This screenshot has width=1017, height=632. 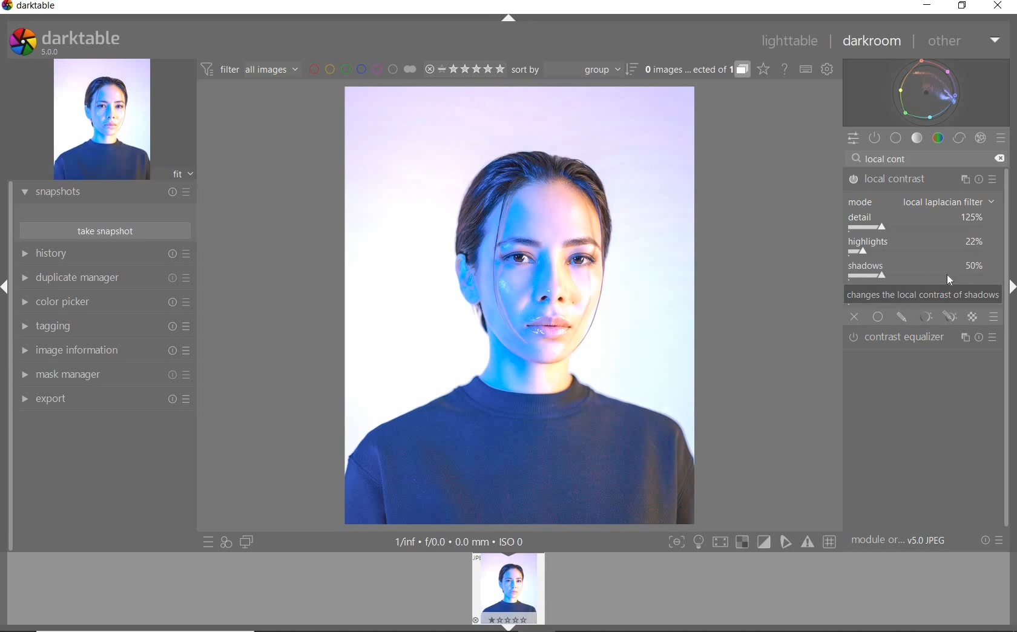 I want to click on RESTORE, so click(x=964, y=6).